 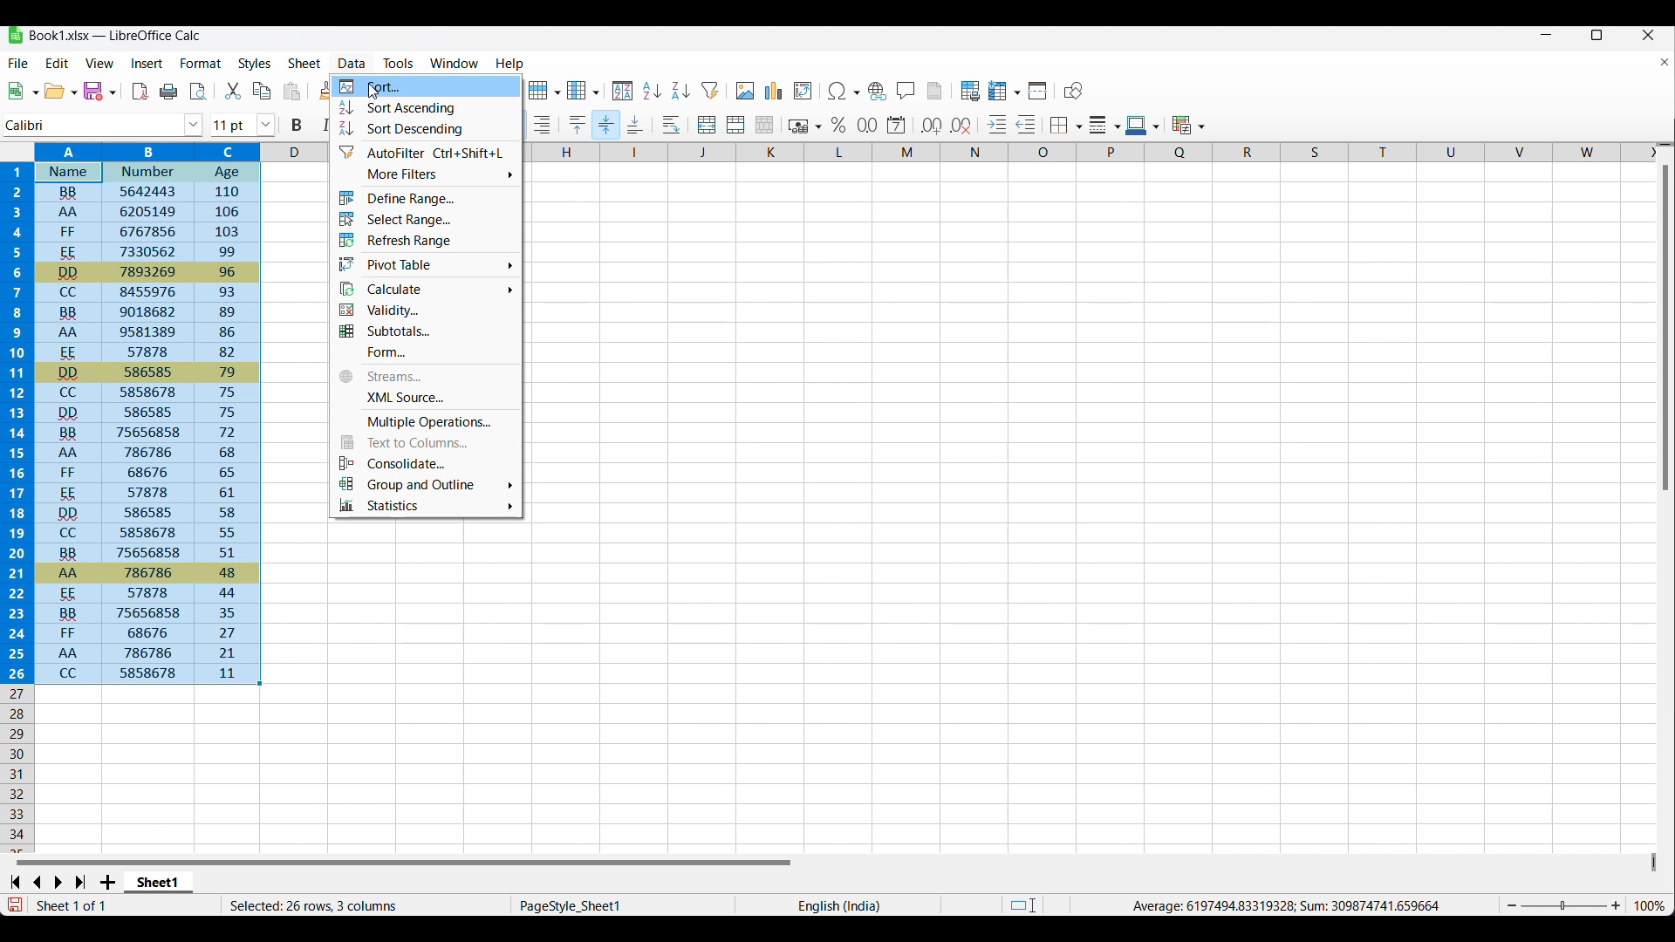 What do you see at coordinates (60, 91) in the screenshot?
I see `Open options` at bounding box center [60, 91].